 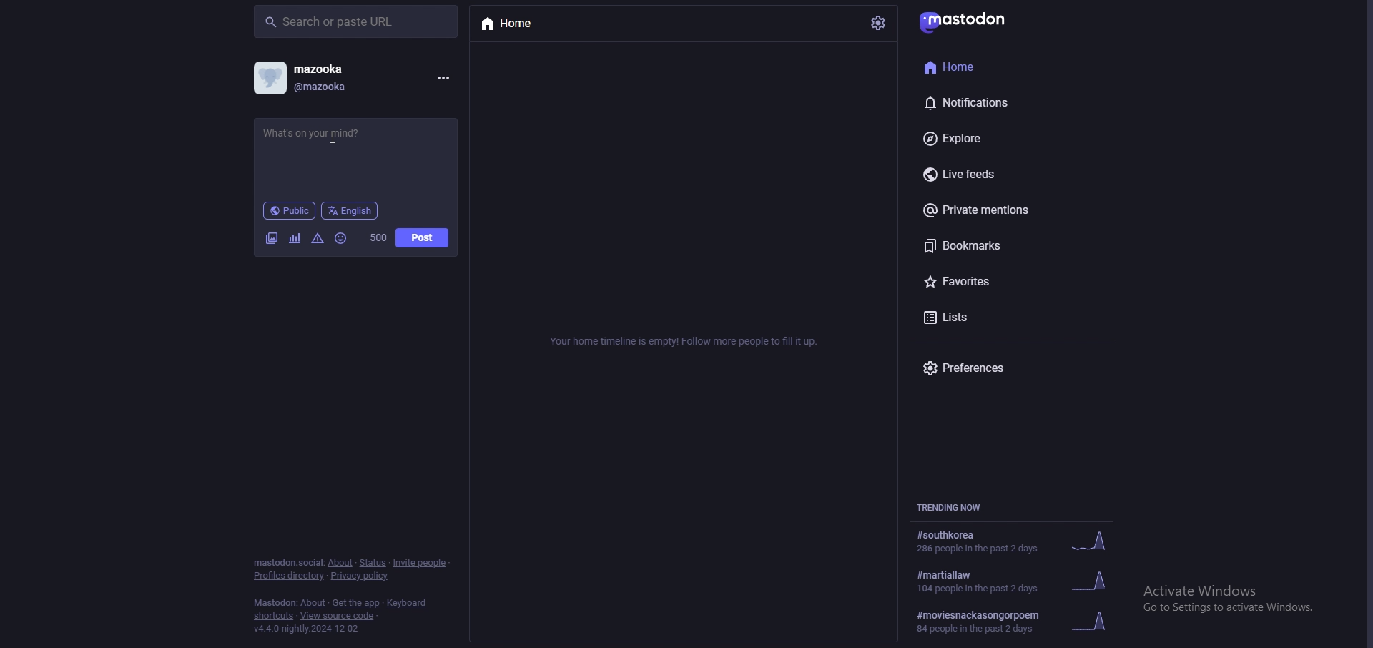 What do you see at coordinates (275, 603) in the screenshot?
I see `mastodon` at bounding box center [275, 603].